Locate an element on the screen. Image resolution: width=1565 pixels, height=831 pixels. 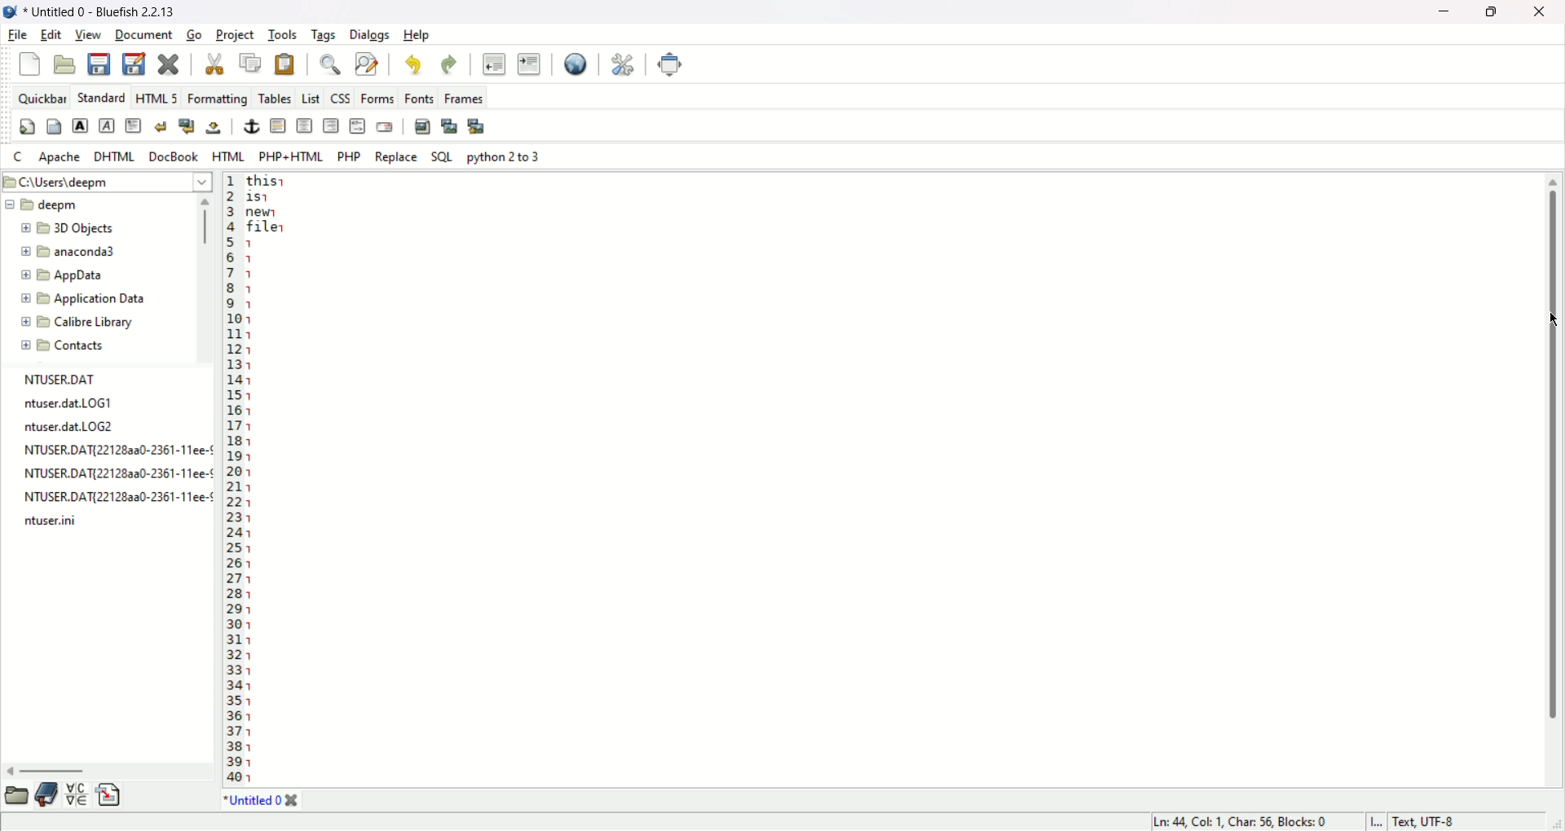
view is located at coordinates (89, 34).